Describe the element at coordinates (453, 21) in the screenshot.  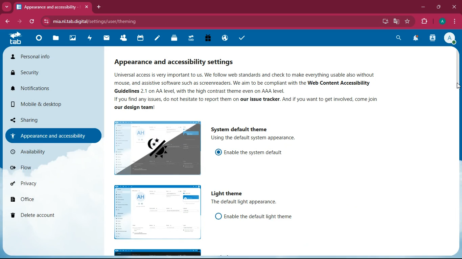
I see `menu` at that location.